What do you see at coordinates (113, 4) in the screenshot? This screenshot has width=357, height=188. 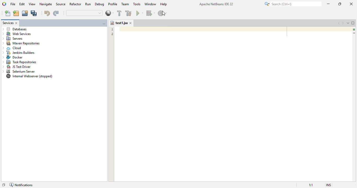 I see `profile` at bounding box center [113, 4].